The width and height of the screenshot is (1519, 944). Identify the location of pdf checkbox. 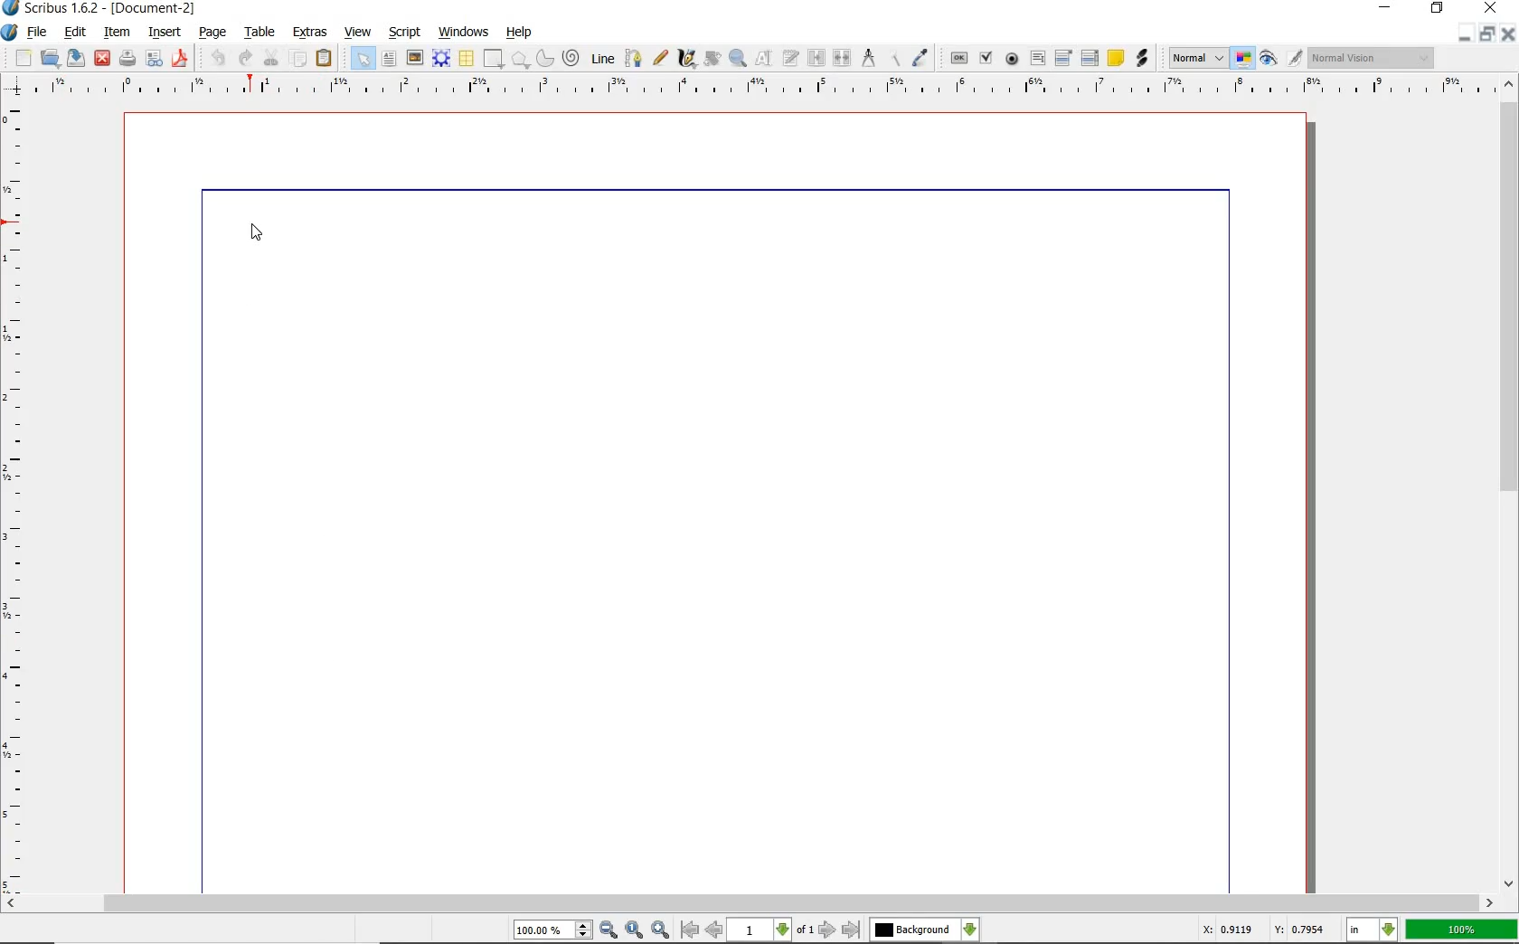
(984, 58).